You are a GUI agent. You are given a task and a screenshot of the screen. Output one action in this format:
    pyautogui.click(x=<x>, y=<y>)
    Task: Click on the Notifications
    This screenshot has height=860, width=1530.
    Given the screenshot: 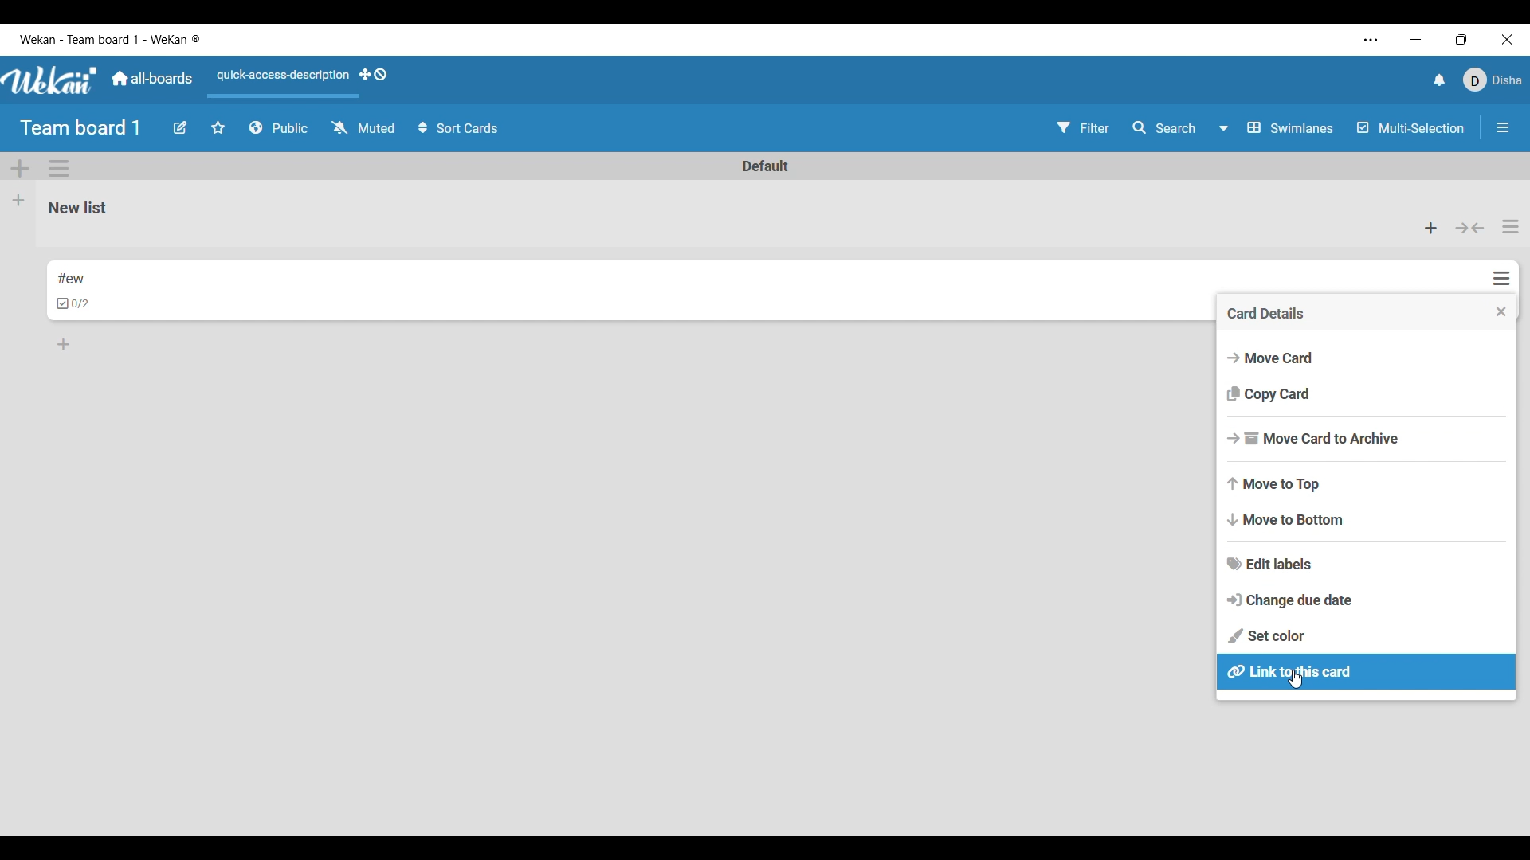 What is the action you would take?
    pyautogui.click(x=1439, y=80)
    